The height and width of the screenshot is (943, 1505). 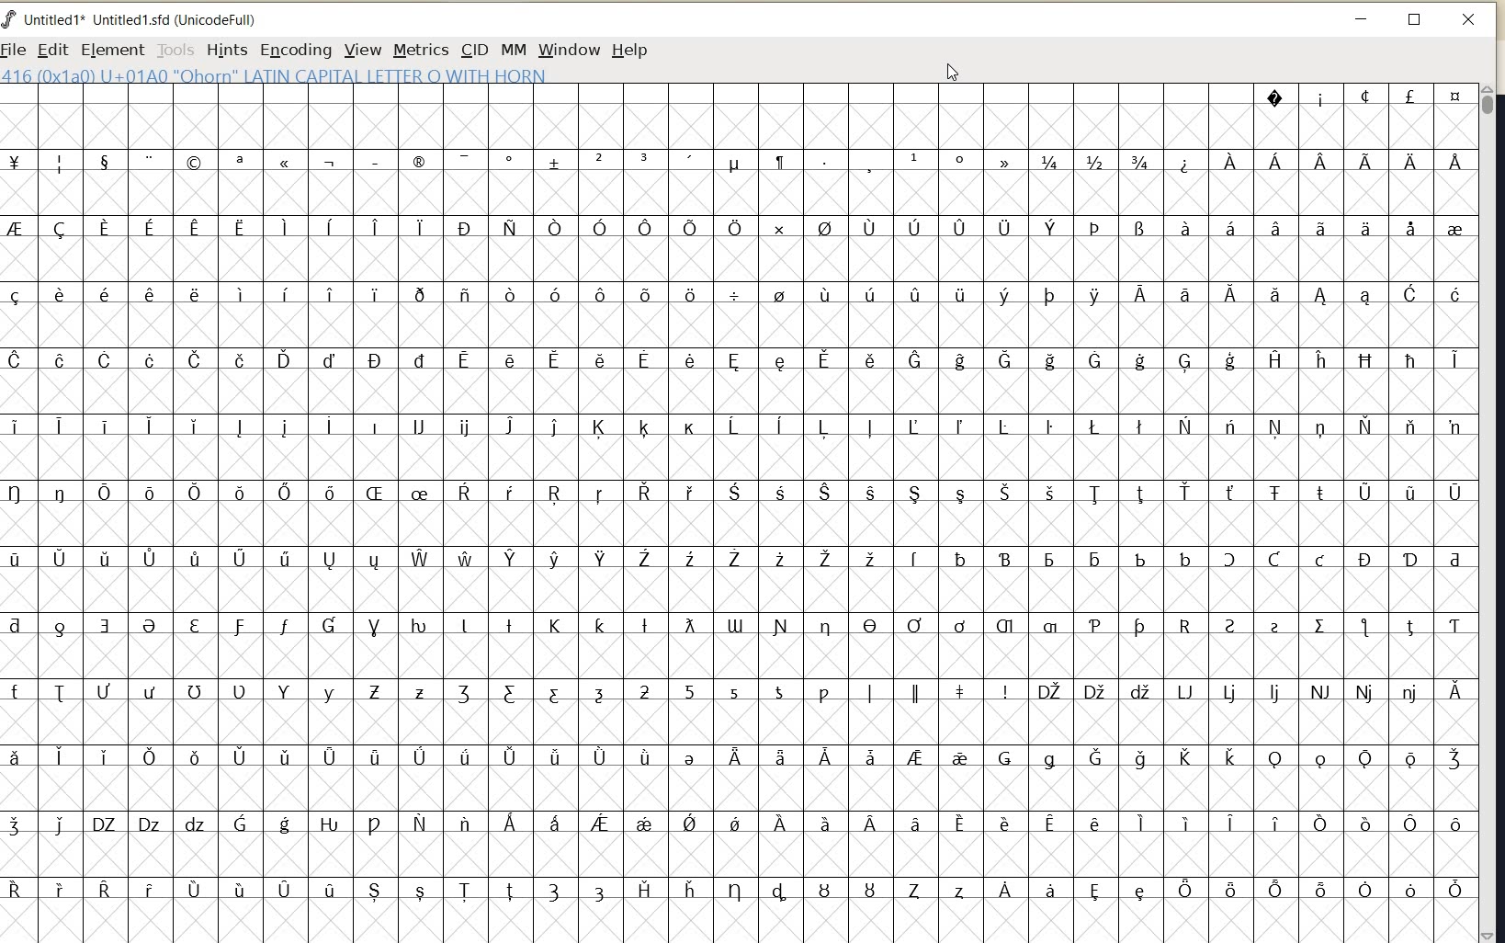 I want to click on ELEMENT, so click(x=109, y=50).